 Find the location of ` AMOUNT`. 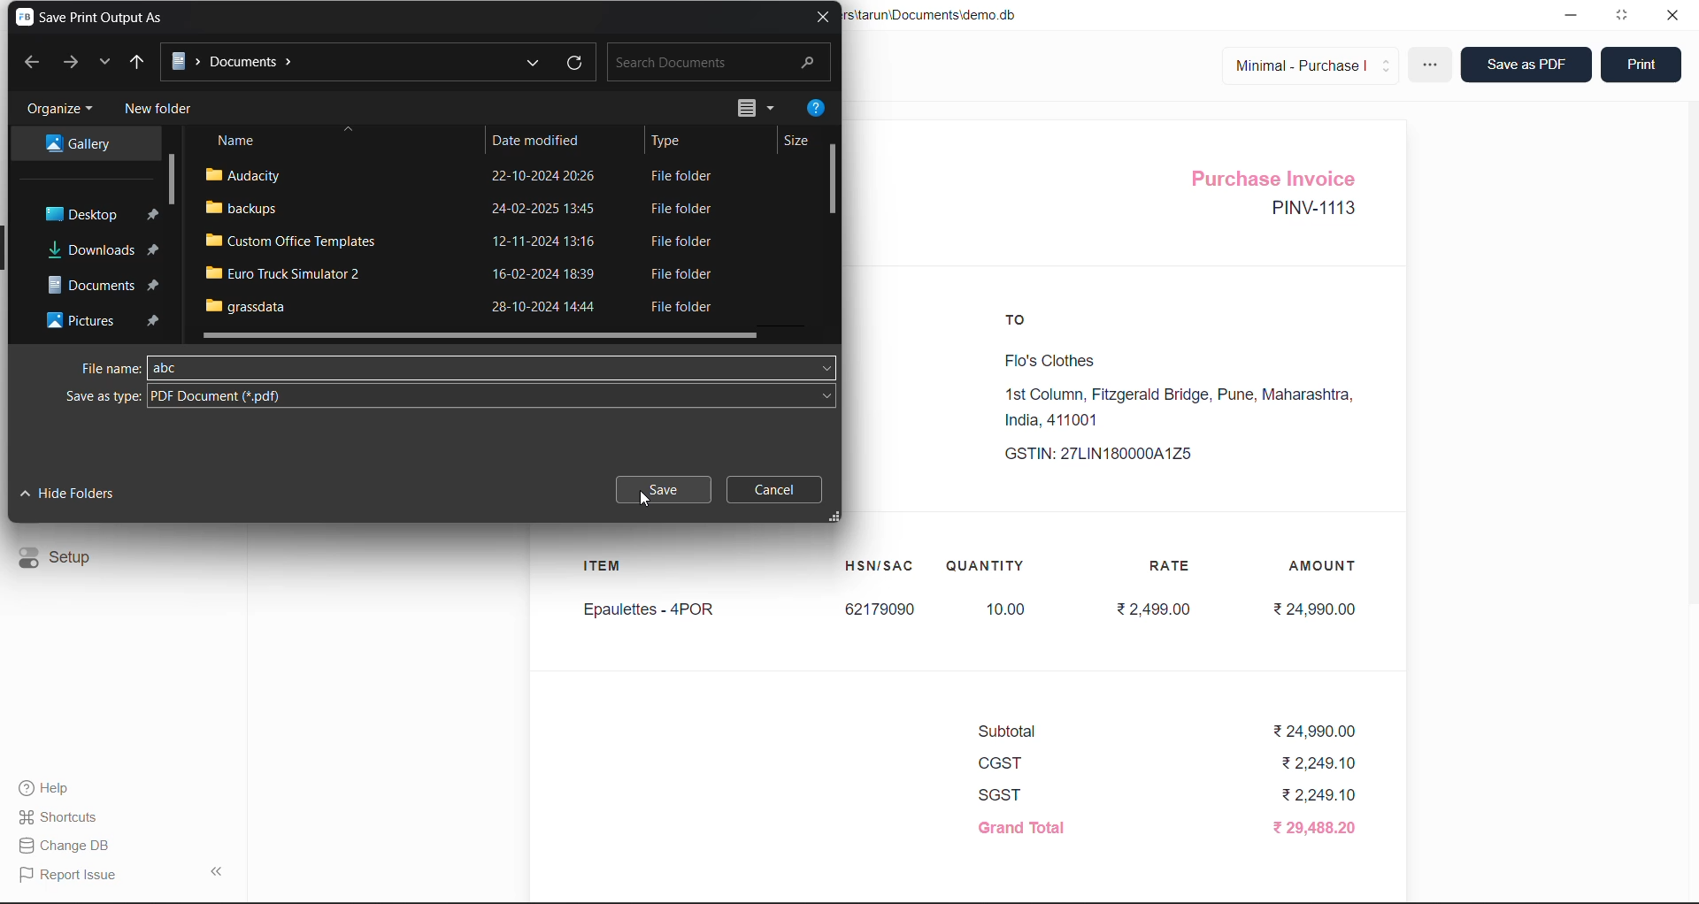

 AMOUNT is located at coordinates (1325, 563).